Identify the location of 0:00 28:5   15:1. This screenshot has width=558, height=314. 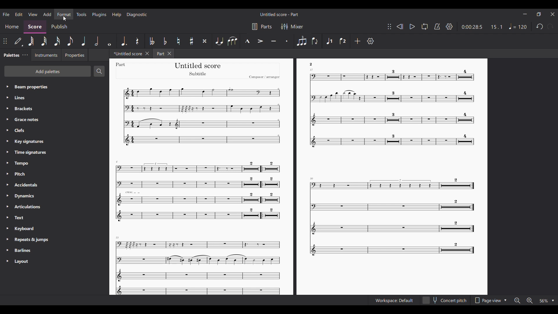
(482, 27).